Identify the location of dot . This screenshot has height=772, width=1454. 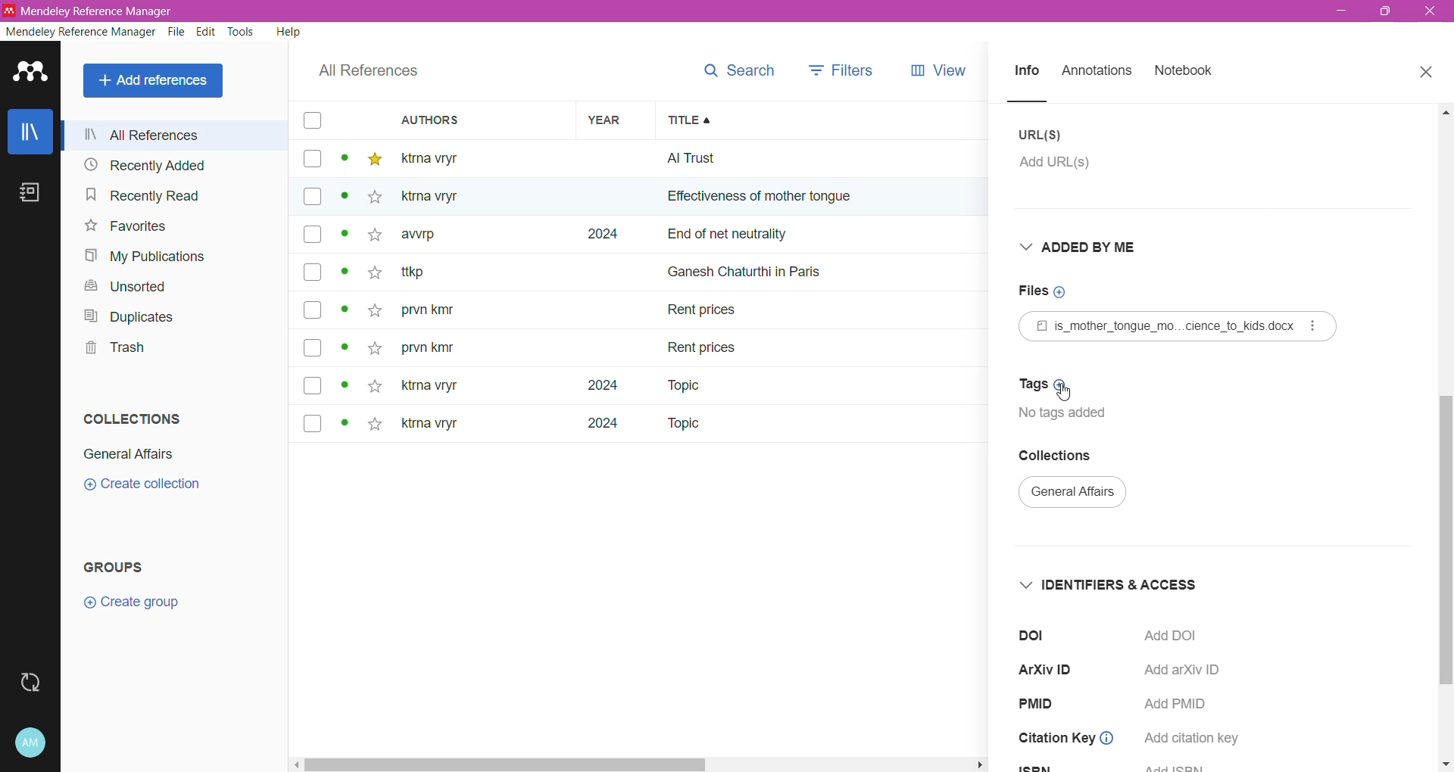
(340, 201).